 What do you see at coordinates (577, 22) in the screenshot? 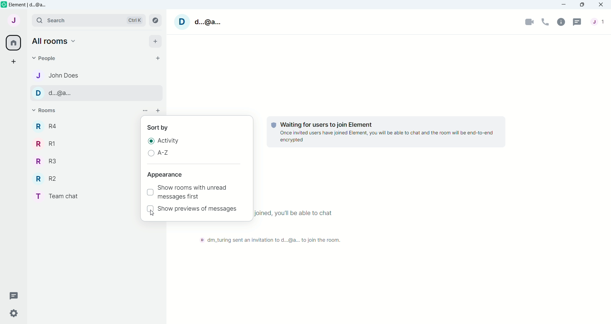
I see `Threads` at bounding box center [577, 22].